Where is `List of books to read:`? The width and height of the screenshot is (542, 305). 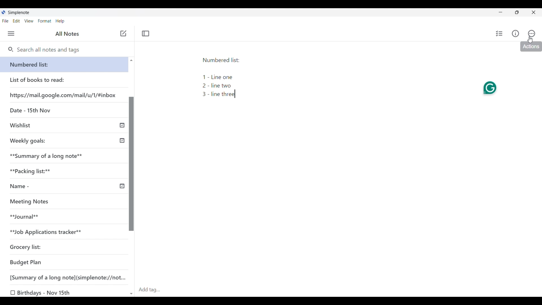 List of books to read: is located at coordinates (43, 80).